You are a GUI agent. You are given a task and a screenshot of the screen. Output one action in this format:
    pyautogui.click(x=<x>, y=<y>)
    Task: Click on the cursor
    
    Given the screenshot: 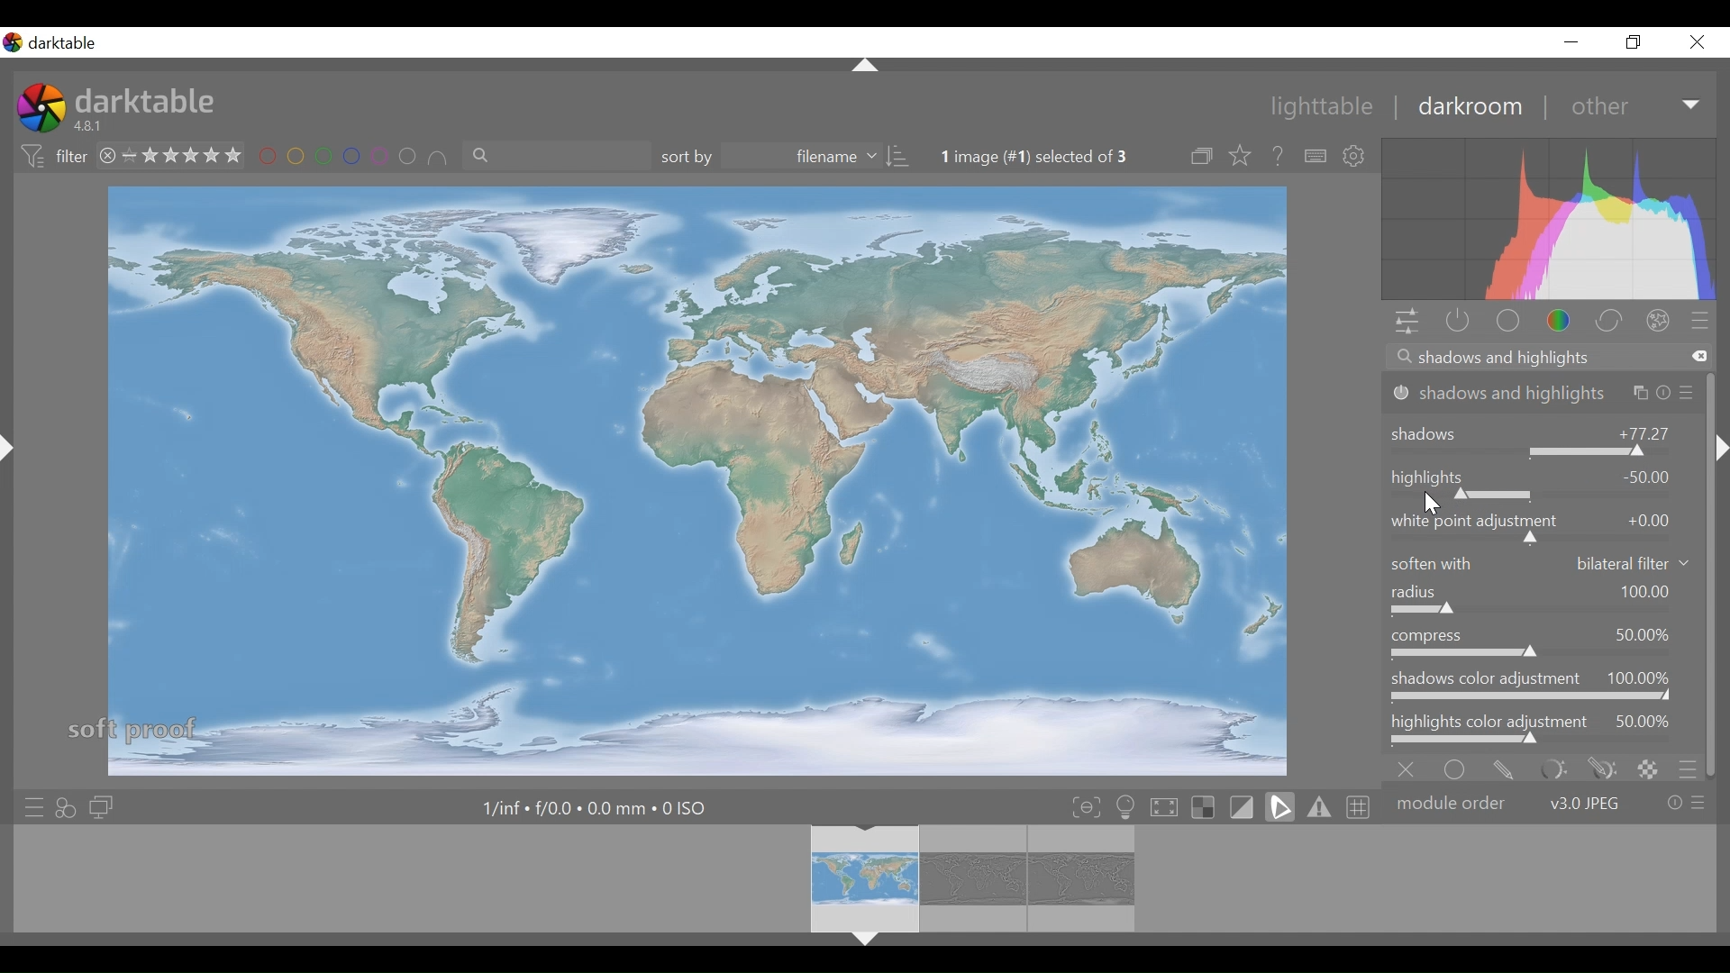 What is the action you would take?
    pyautogui.click(x=1435, y=505)
    